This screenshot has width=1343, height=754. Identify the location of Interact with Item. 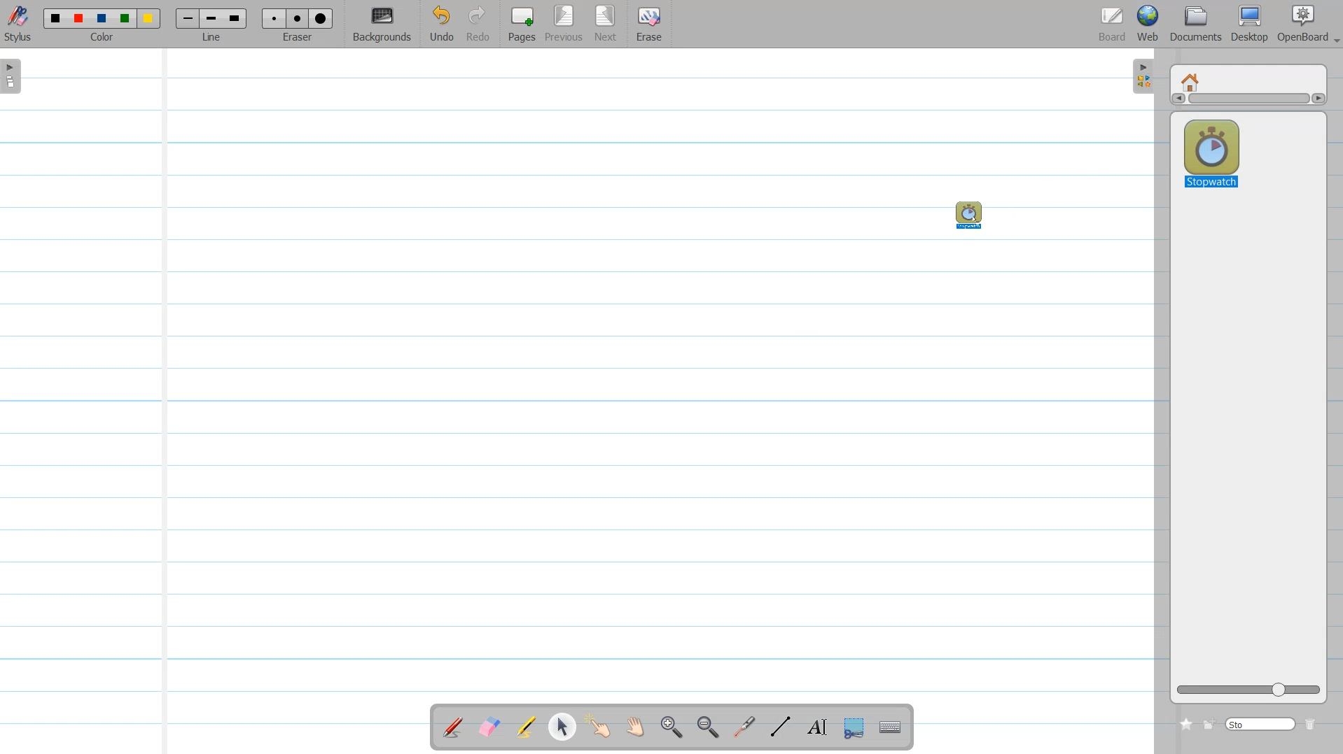
(601, 727).